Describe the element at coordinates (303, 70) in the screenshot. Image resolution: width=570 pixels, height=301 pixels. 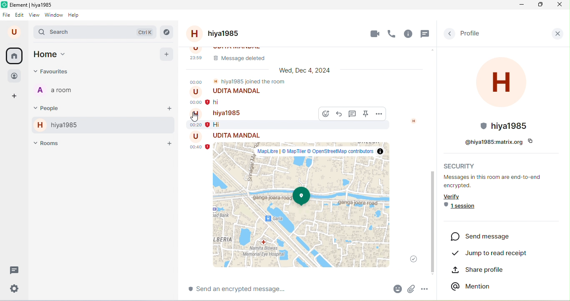
I see `date` at that location.